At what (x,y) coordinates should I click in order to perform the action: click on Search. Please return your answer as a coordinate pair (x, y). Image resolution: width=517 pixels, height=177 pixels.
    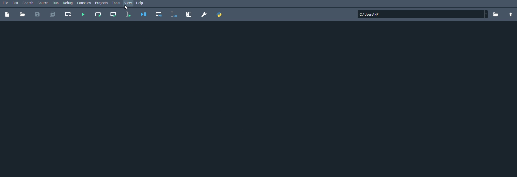
    Looking at the image, I should click on (28, 3).